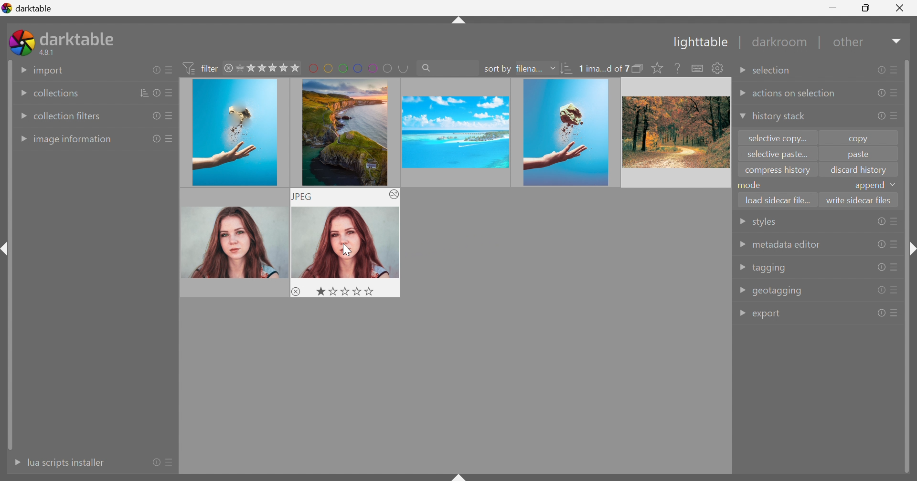  Describe the element at coordinates (763, 223) in the screenshot. I see `styles` at that location.